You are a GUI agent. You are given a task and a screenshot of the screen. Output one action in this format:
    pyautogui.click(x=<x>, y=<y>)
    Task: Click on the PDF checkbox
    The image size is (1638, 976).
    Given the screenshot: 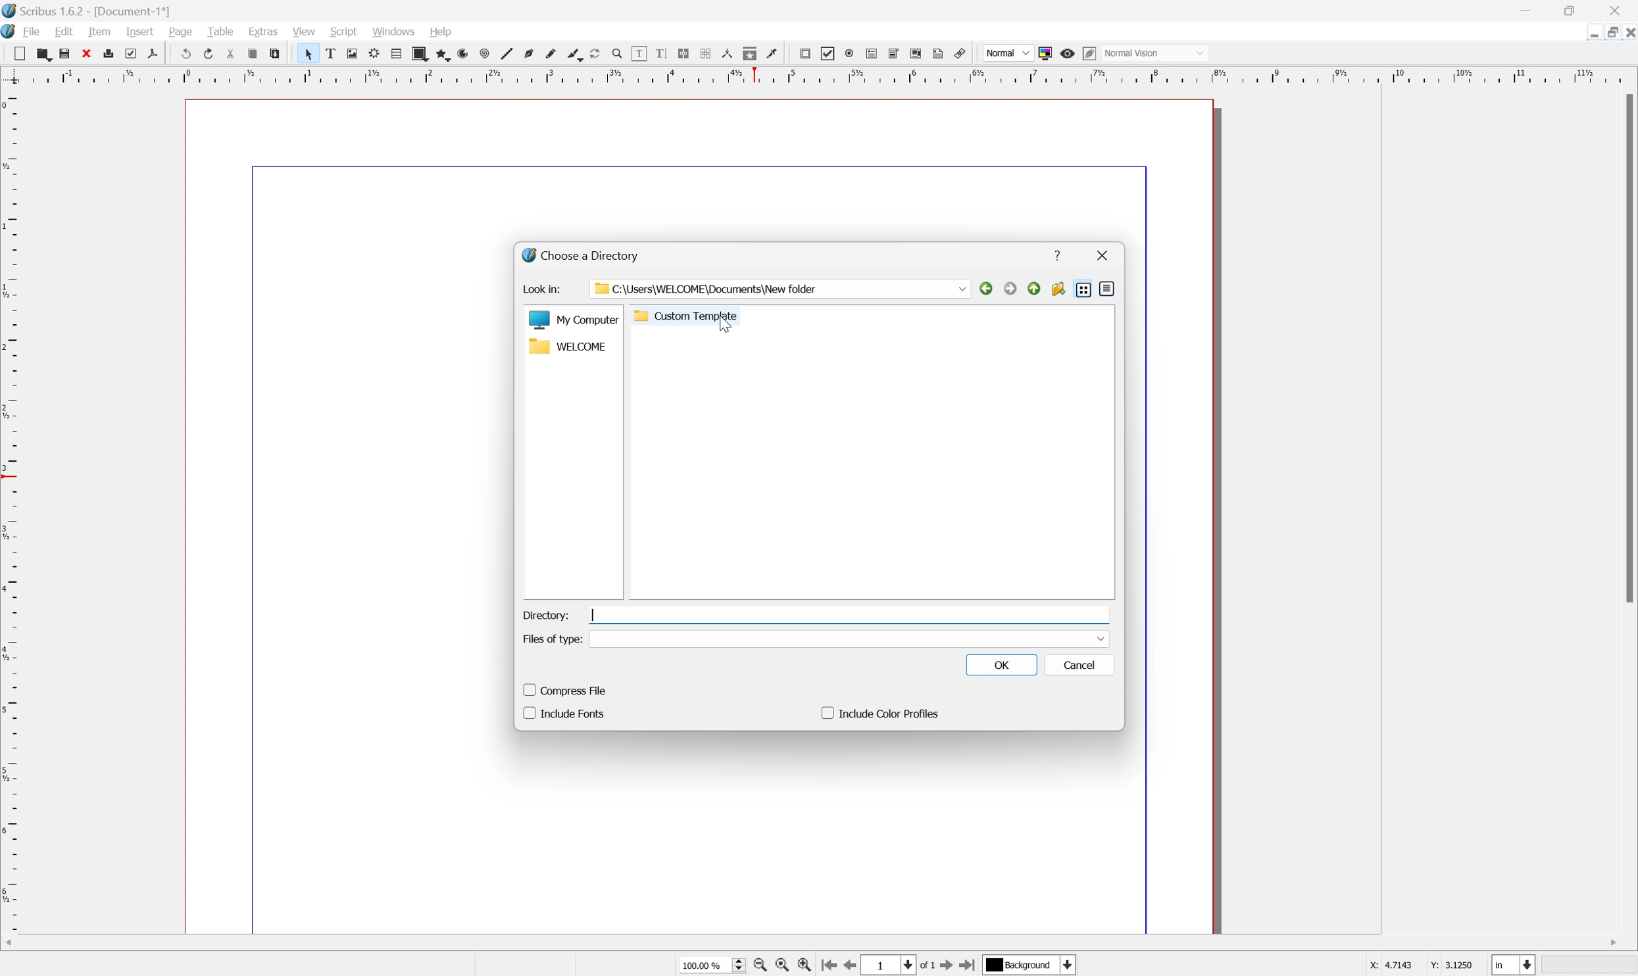 What is the action you would take?
    pyautogui.click(x=827, y=53)
    